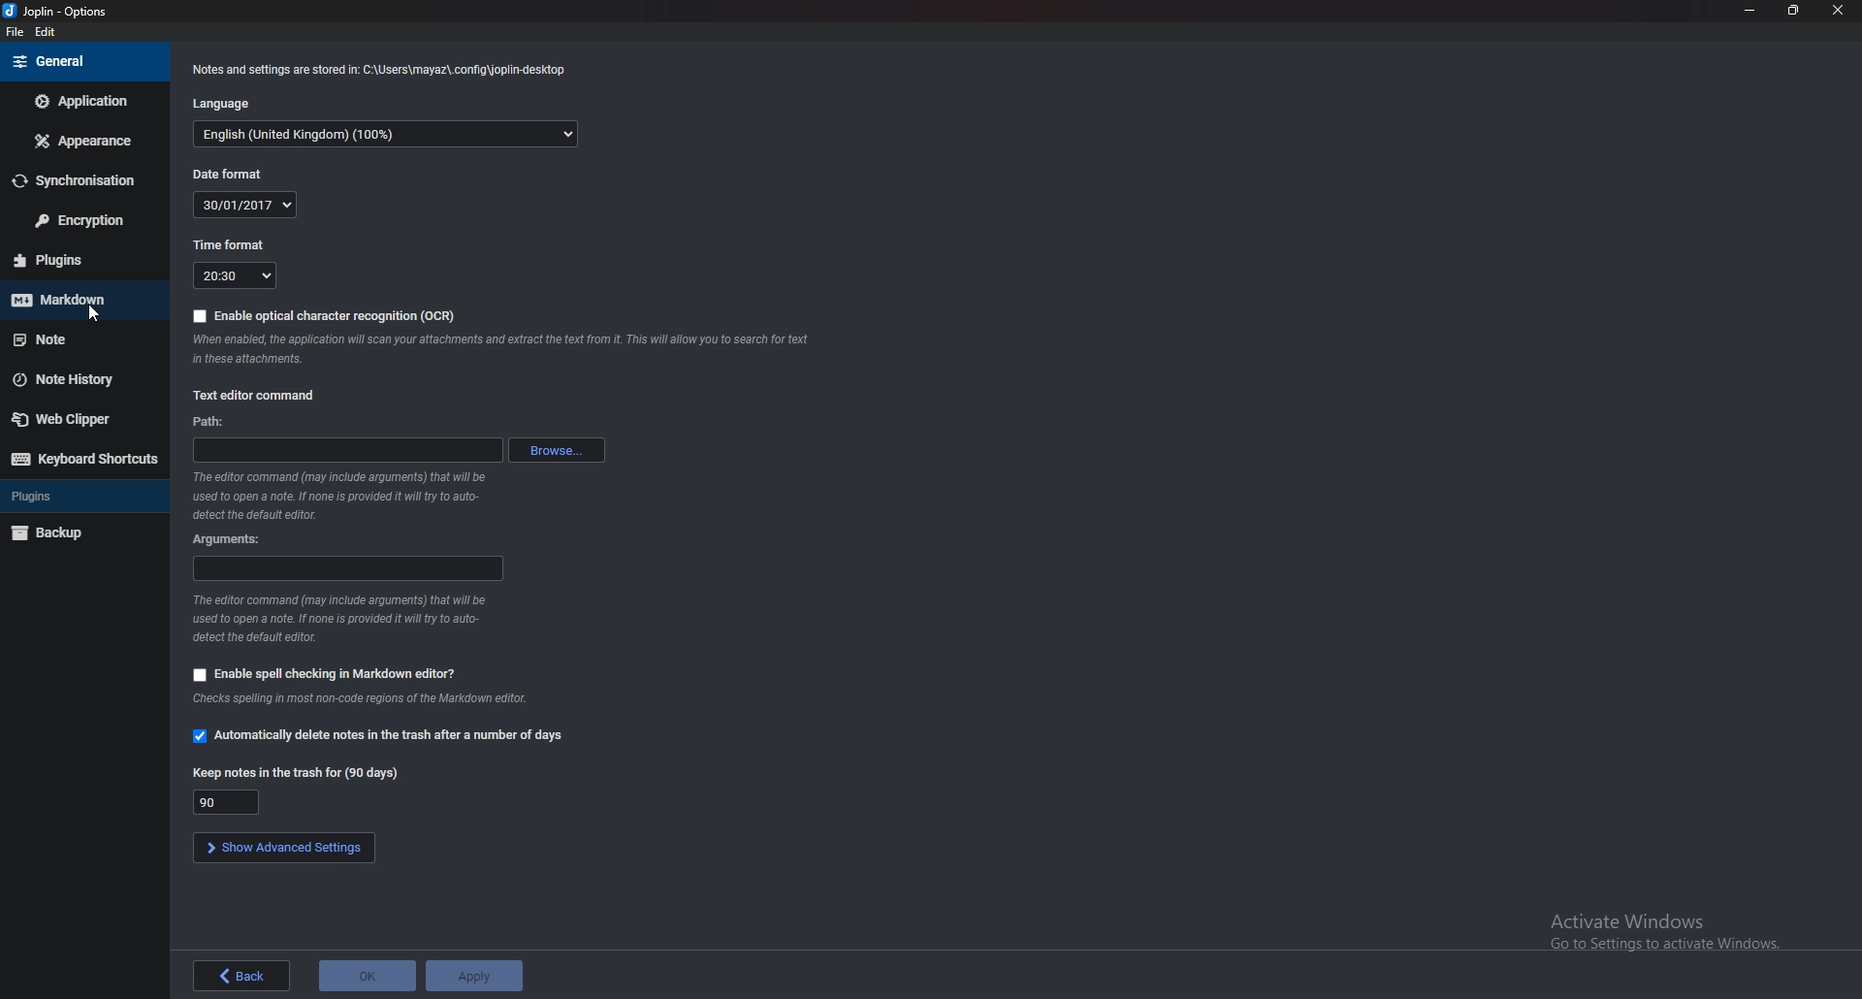 The height and width of the screenshot is (999, 1862). Describe the element at coordinates (384, 736) in the screenshot. I see `Automatically delete notes` at that location.